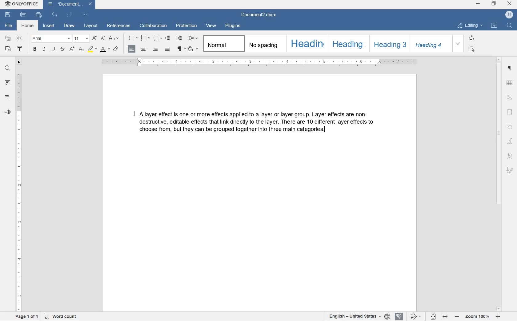 The image size is (517, 321). I want to click on zoom in or zoom out, so click(477, 317).